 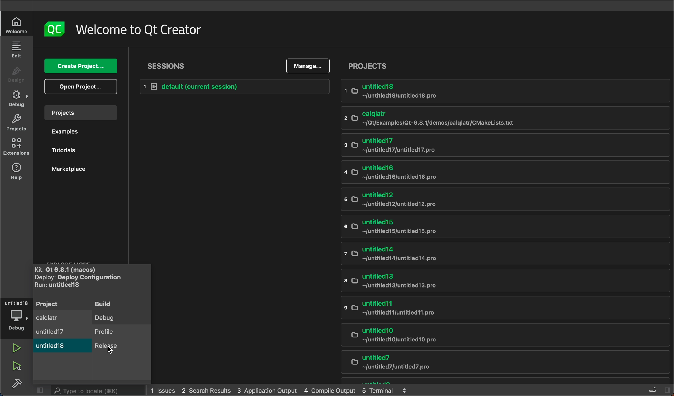 What do you see at coordinates (465, 146) in the screenshot?
I see `untitled17` at bounding box center [465, 146].